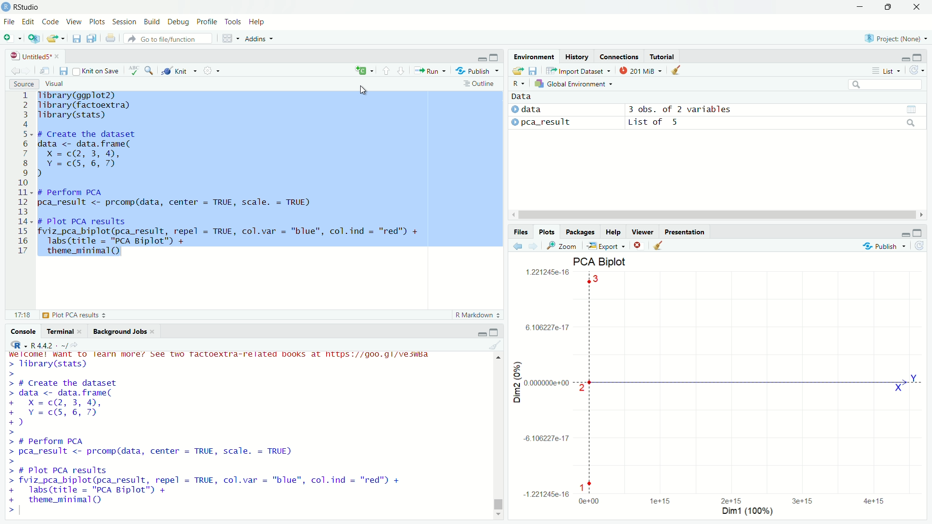 This screenshot has width=932, height=524. What do you see at coordinates (886, 70) in the screenshot?
I see `list view` at bounding box center [886, 70].